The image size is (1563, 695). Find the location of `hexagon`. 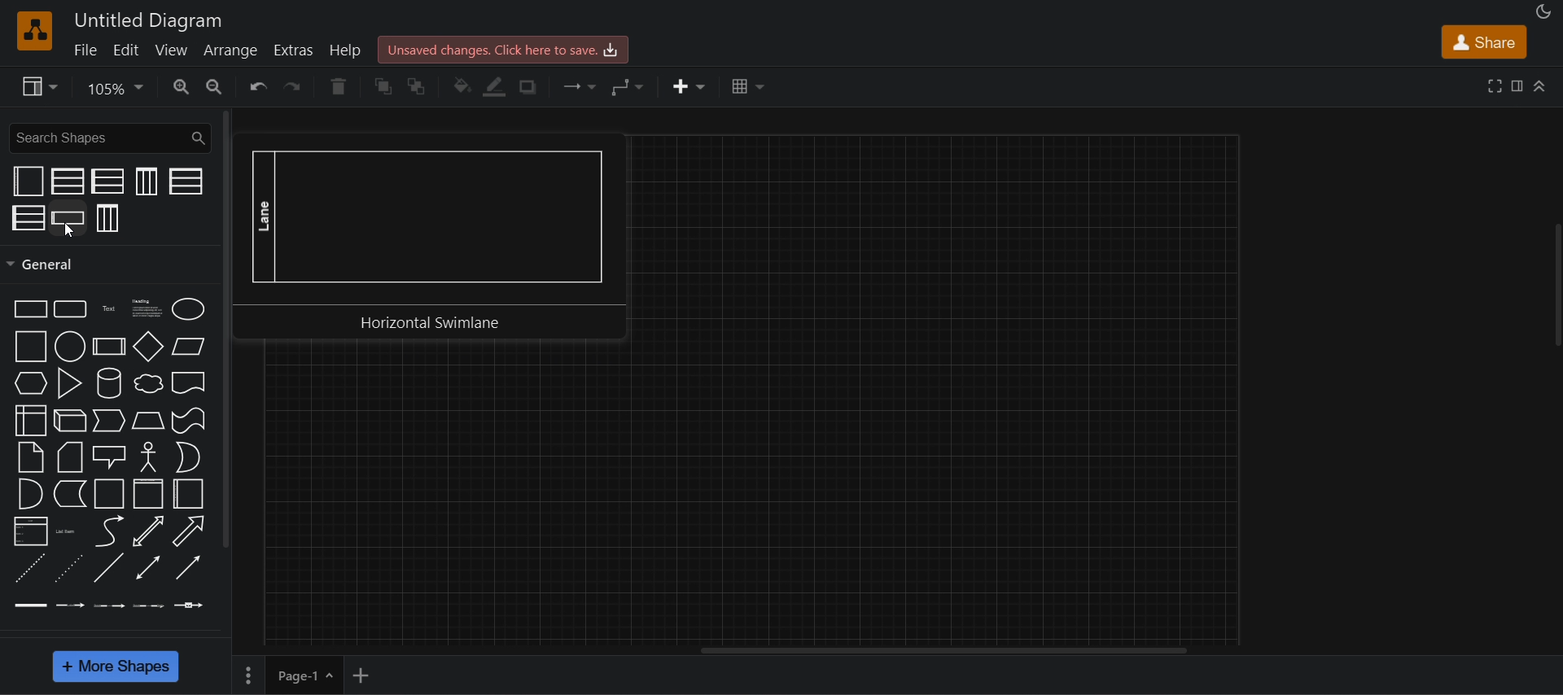

hexagon is located at coordinates (31, 383).